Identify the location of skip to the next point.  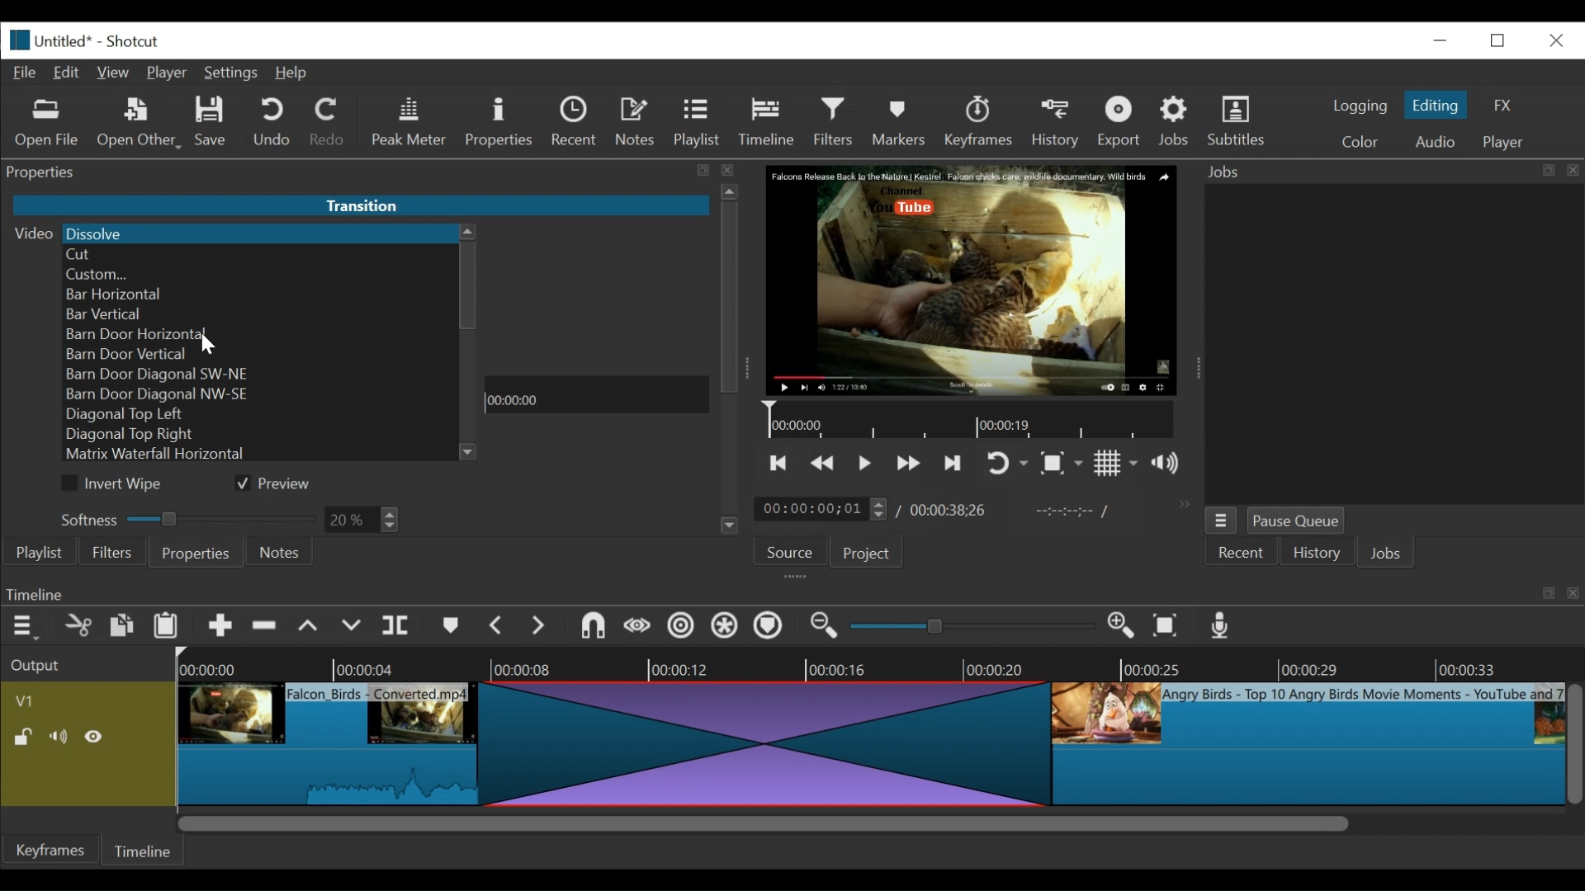
(955, 463).